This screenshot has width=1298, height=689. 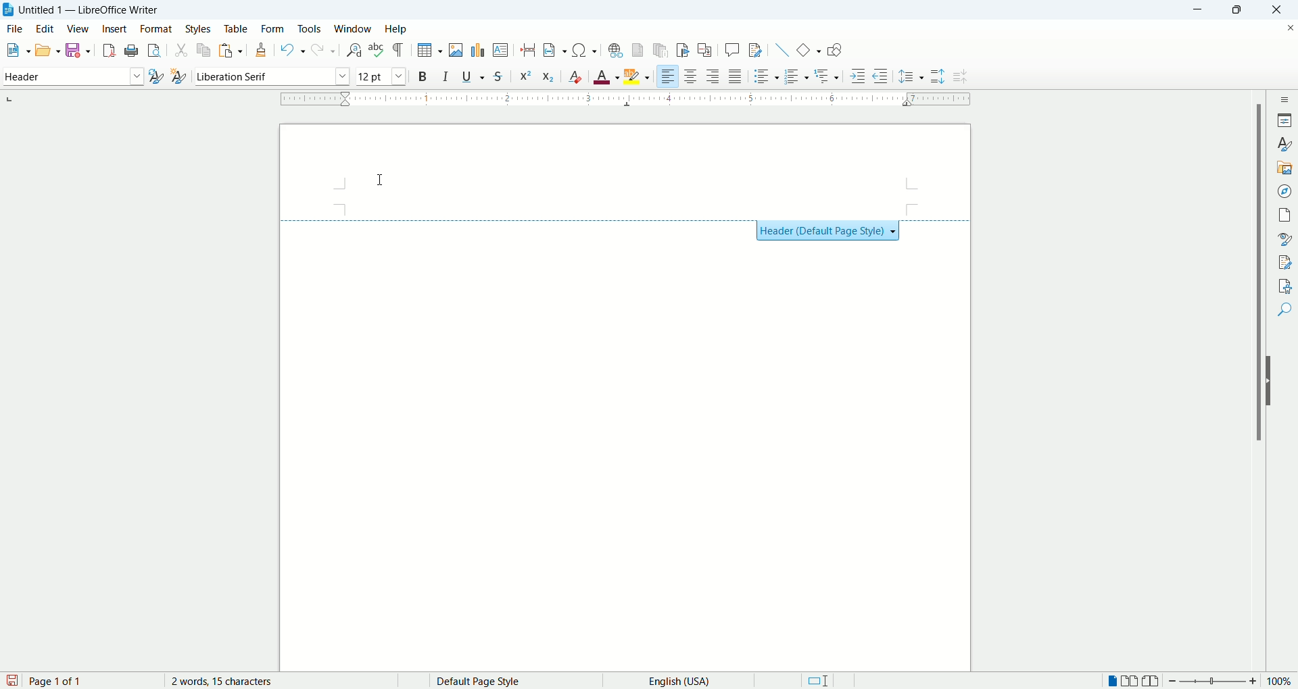 What do you see at coordinates (1287, 100) in the screenshot?
I see `sidebar settings` at bounding box center [1287, 100].